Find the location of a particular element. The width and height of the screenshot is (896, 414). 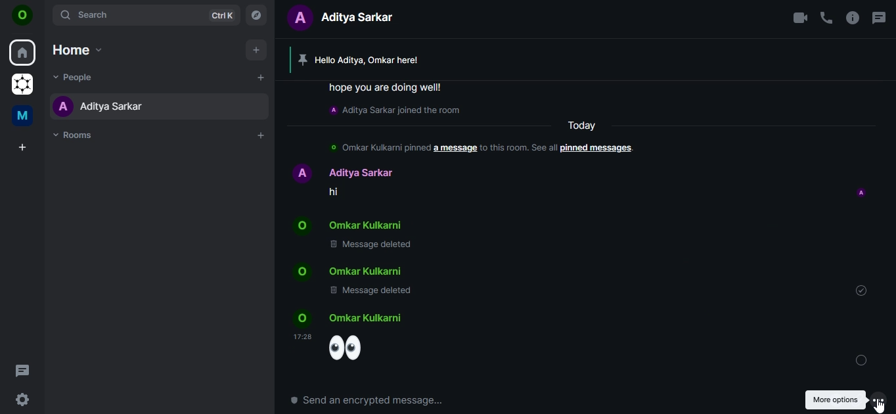

cursor is located at coordinates (880, 406).